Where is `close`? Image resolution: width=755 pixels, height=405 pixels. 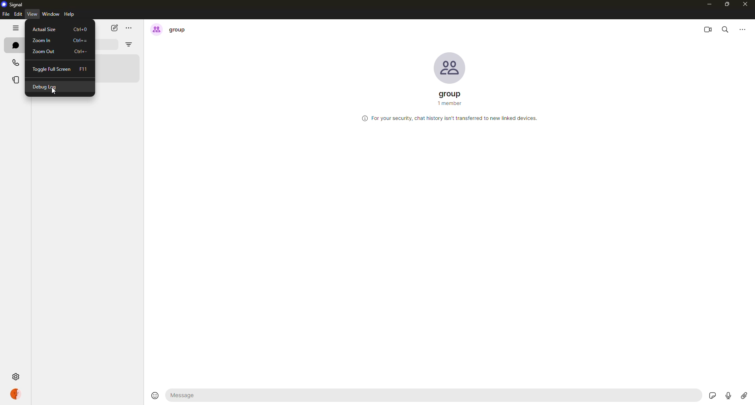
close is located at coordinates (746, 5).